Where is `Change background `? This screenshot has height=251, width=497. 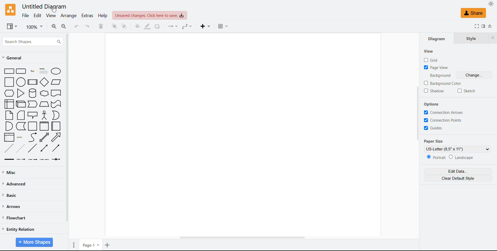 Change background  is located at coordinates (474, 75).